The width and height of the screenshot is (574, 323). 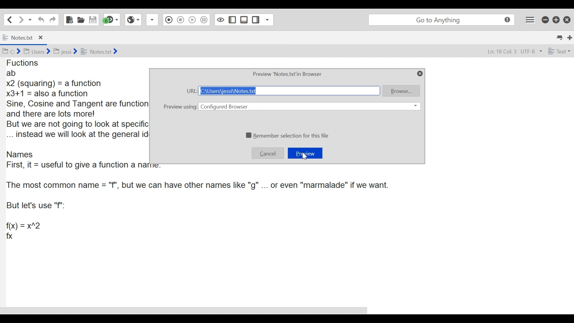 What do you see at coordinates (153, 20) in the screenshot?
I see `show specific sidebar/tab` at bounding box center [153, 20].